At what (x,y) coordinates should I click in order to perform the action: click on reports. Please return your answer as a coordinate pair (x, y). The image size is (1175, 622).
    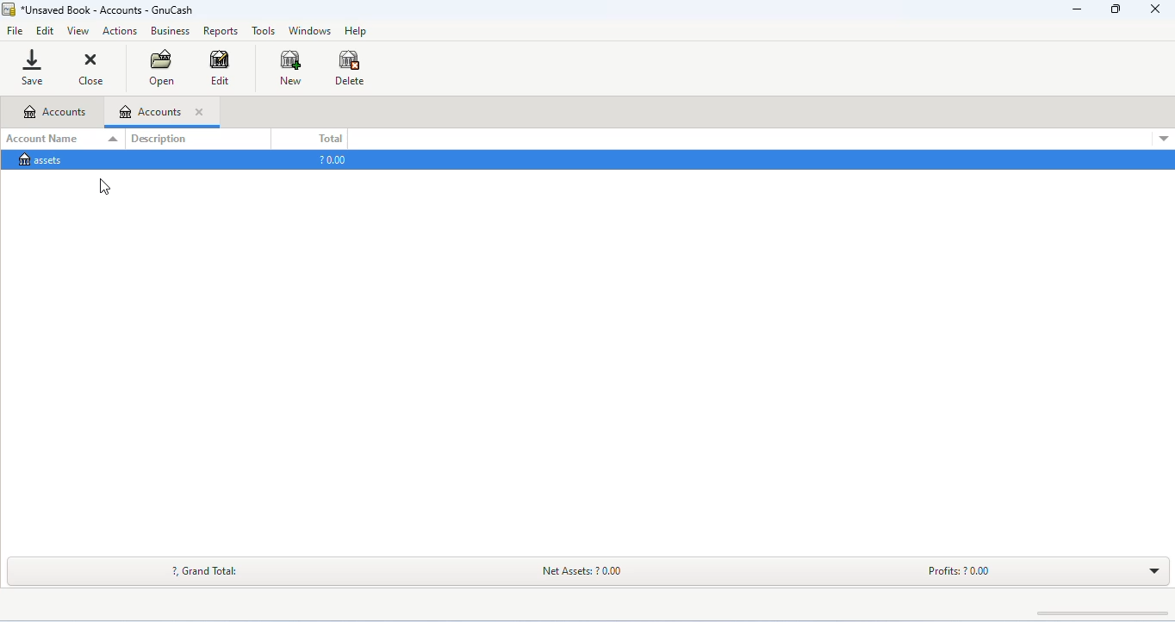
    Looking at the image, I should click on (221, 32).